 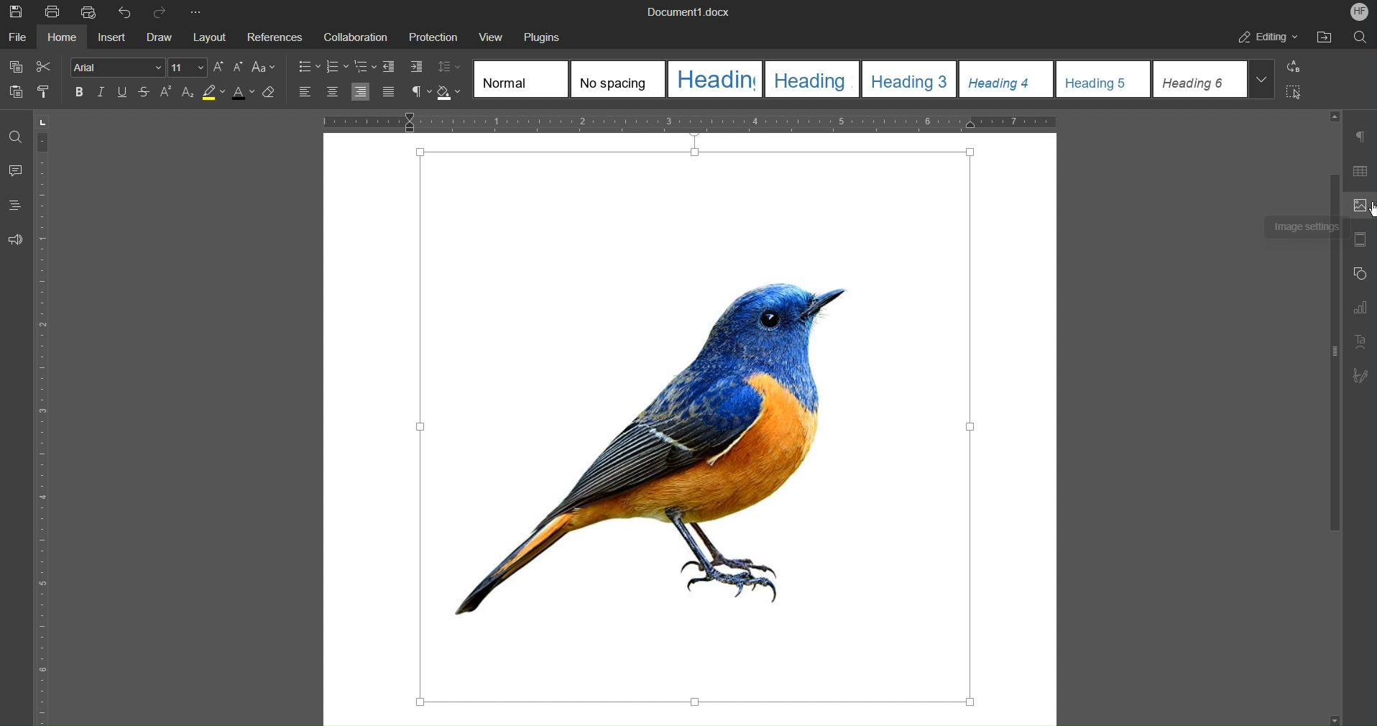 I want to click on Editing, so click(x=1265, y=38).